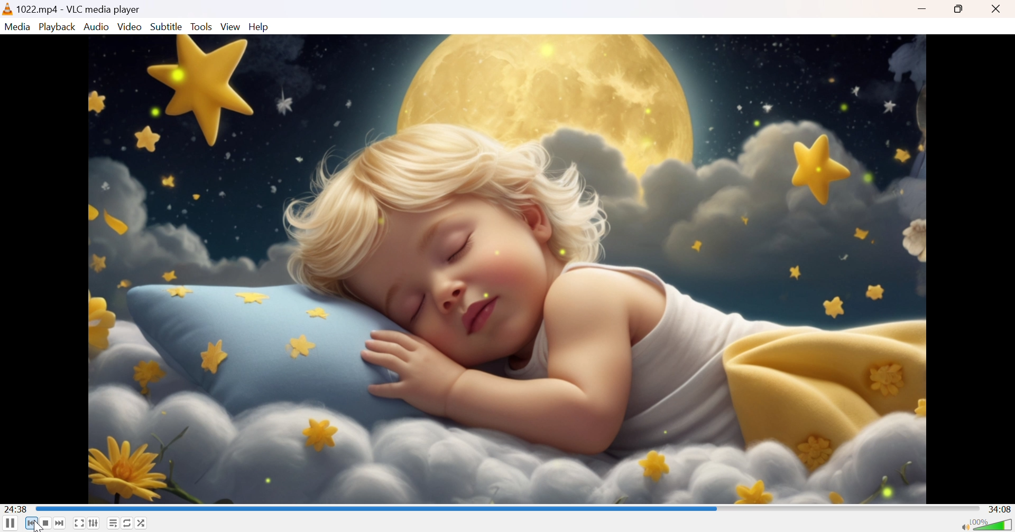 Image resolution: width=1015 pixels, height=532 pixels. I want to click on Toggle the video in fullscreen, so click(78, 523).